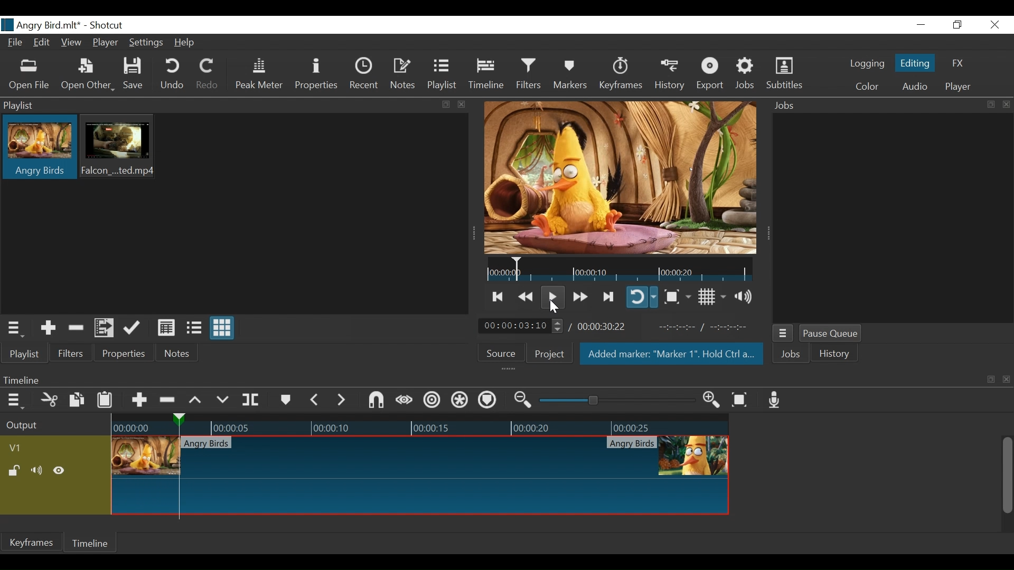  Describe the element at coordinates (712, 75) in the screenshot. I see `Export` at that location.